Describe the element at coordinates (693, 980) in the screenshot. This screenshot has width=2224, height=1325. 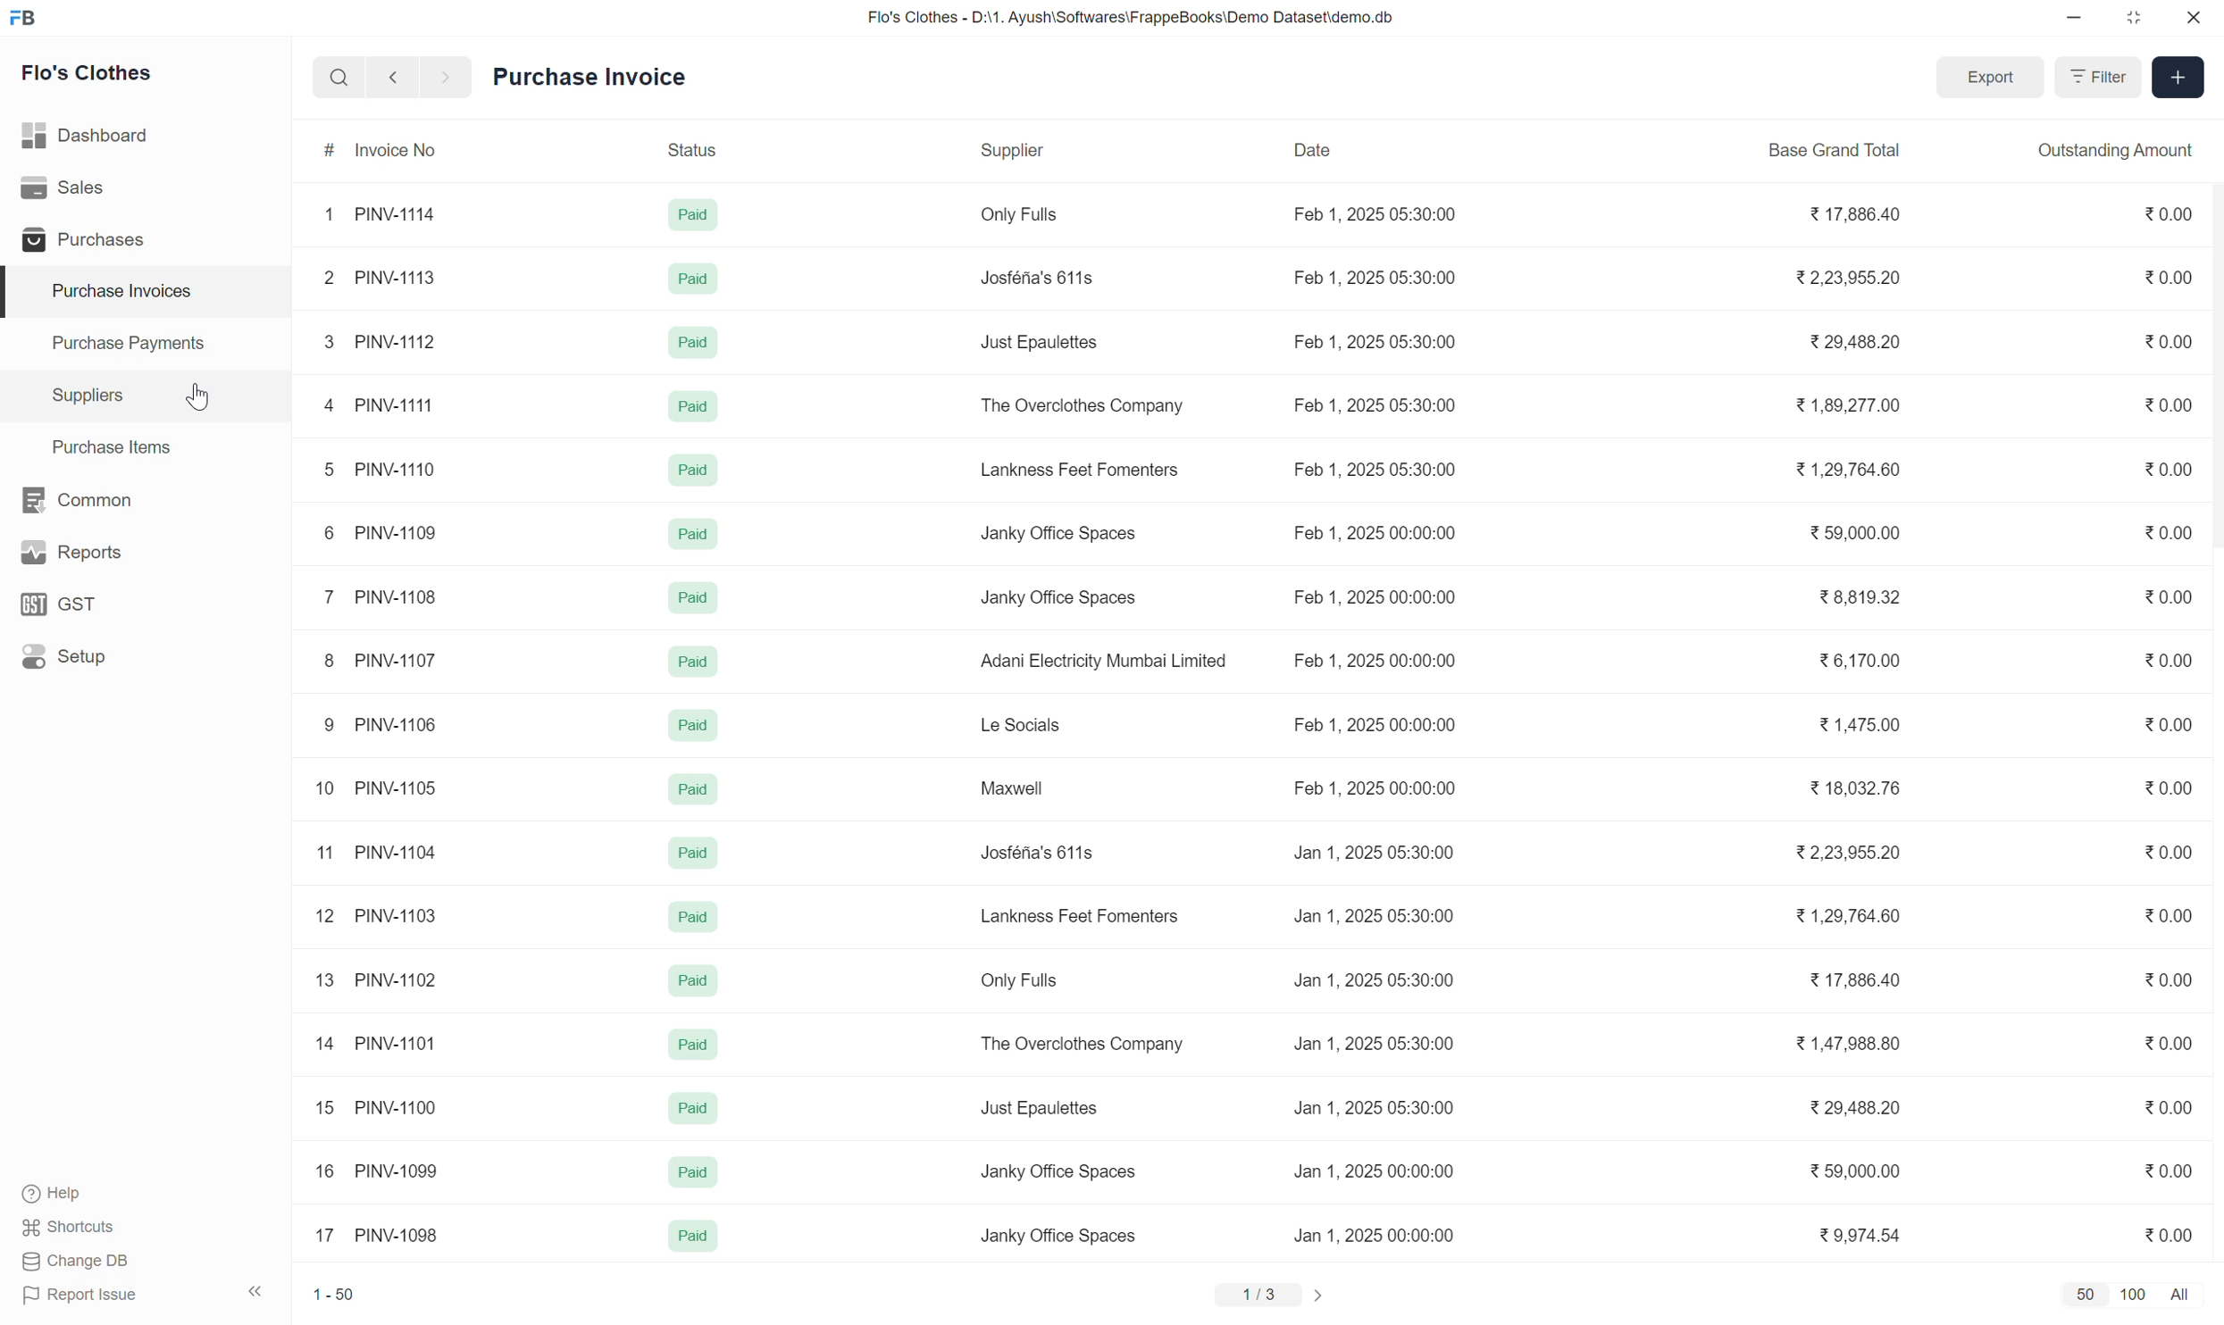
I see `Paid` at that location.